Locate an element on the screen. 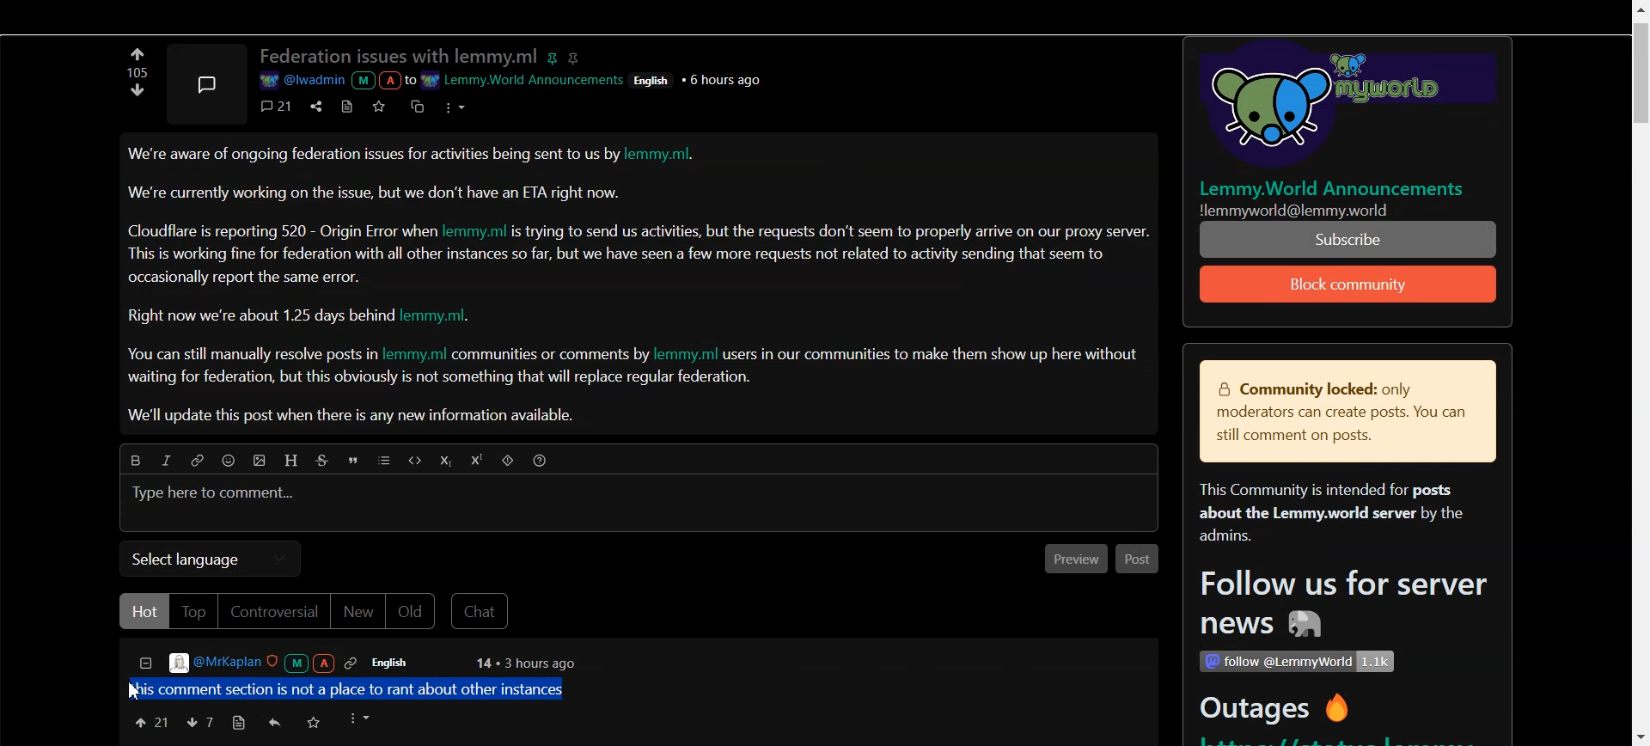 Image resolution: width=1650 pixels, height=746 pixels. We're currently working on the issue, but we don’t have an ETA right now. is located at coordinates (376, 193).